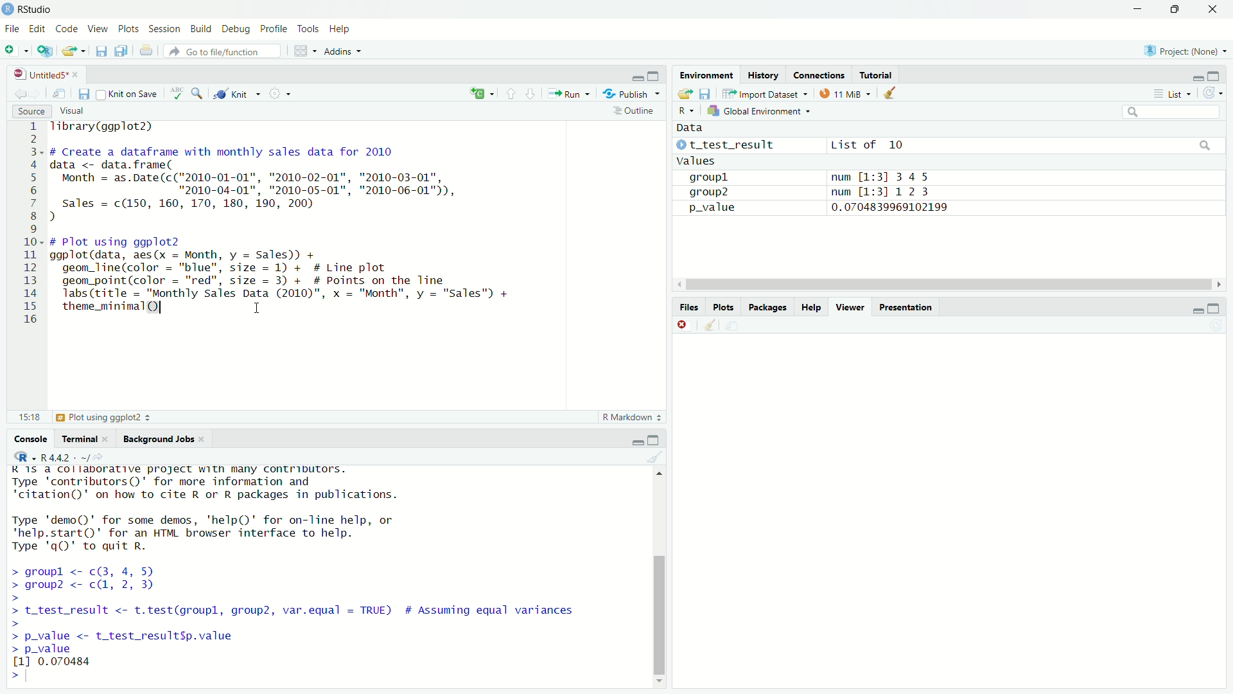 The image size is (1233, 694). What do you see at coordinates (1196, 75) in the screenshot?
I see `minimise` at bounding box center [1196, 75].